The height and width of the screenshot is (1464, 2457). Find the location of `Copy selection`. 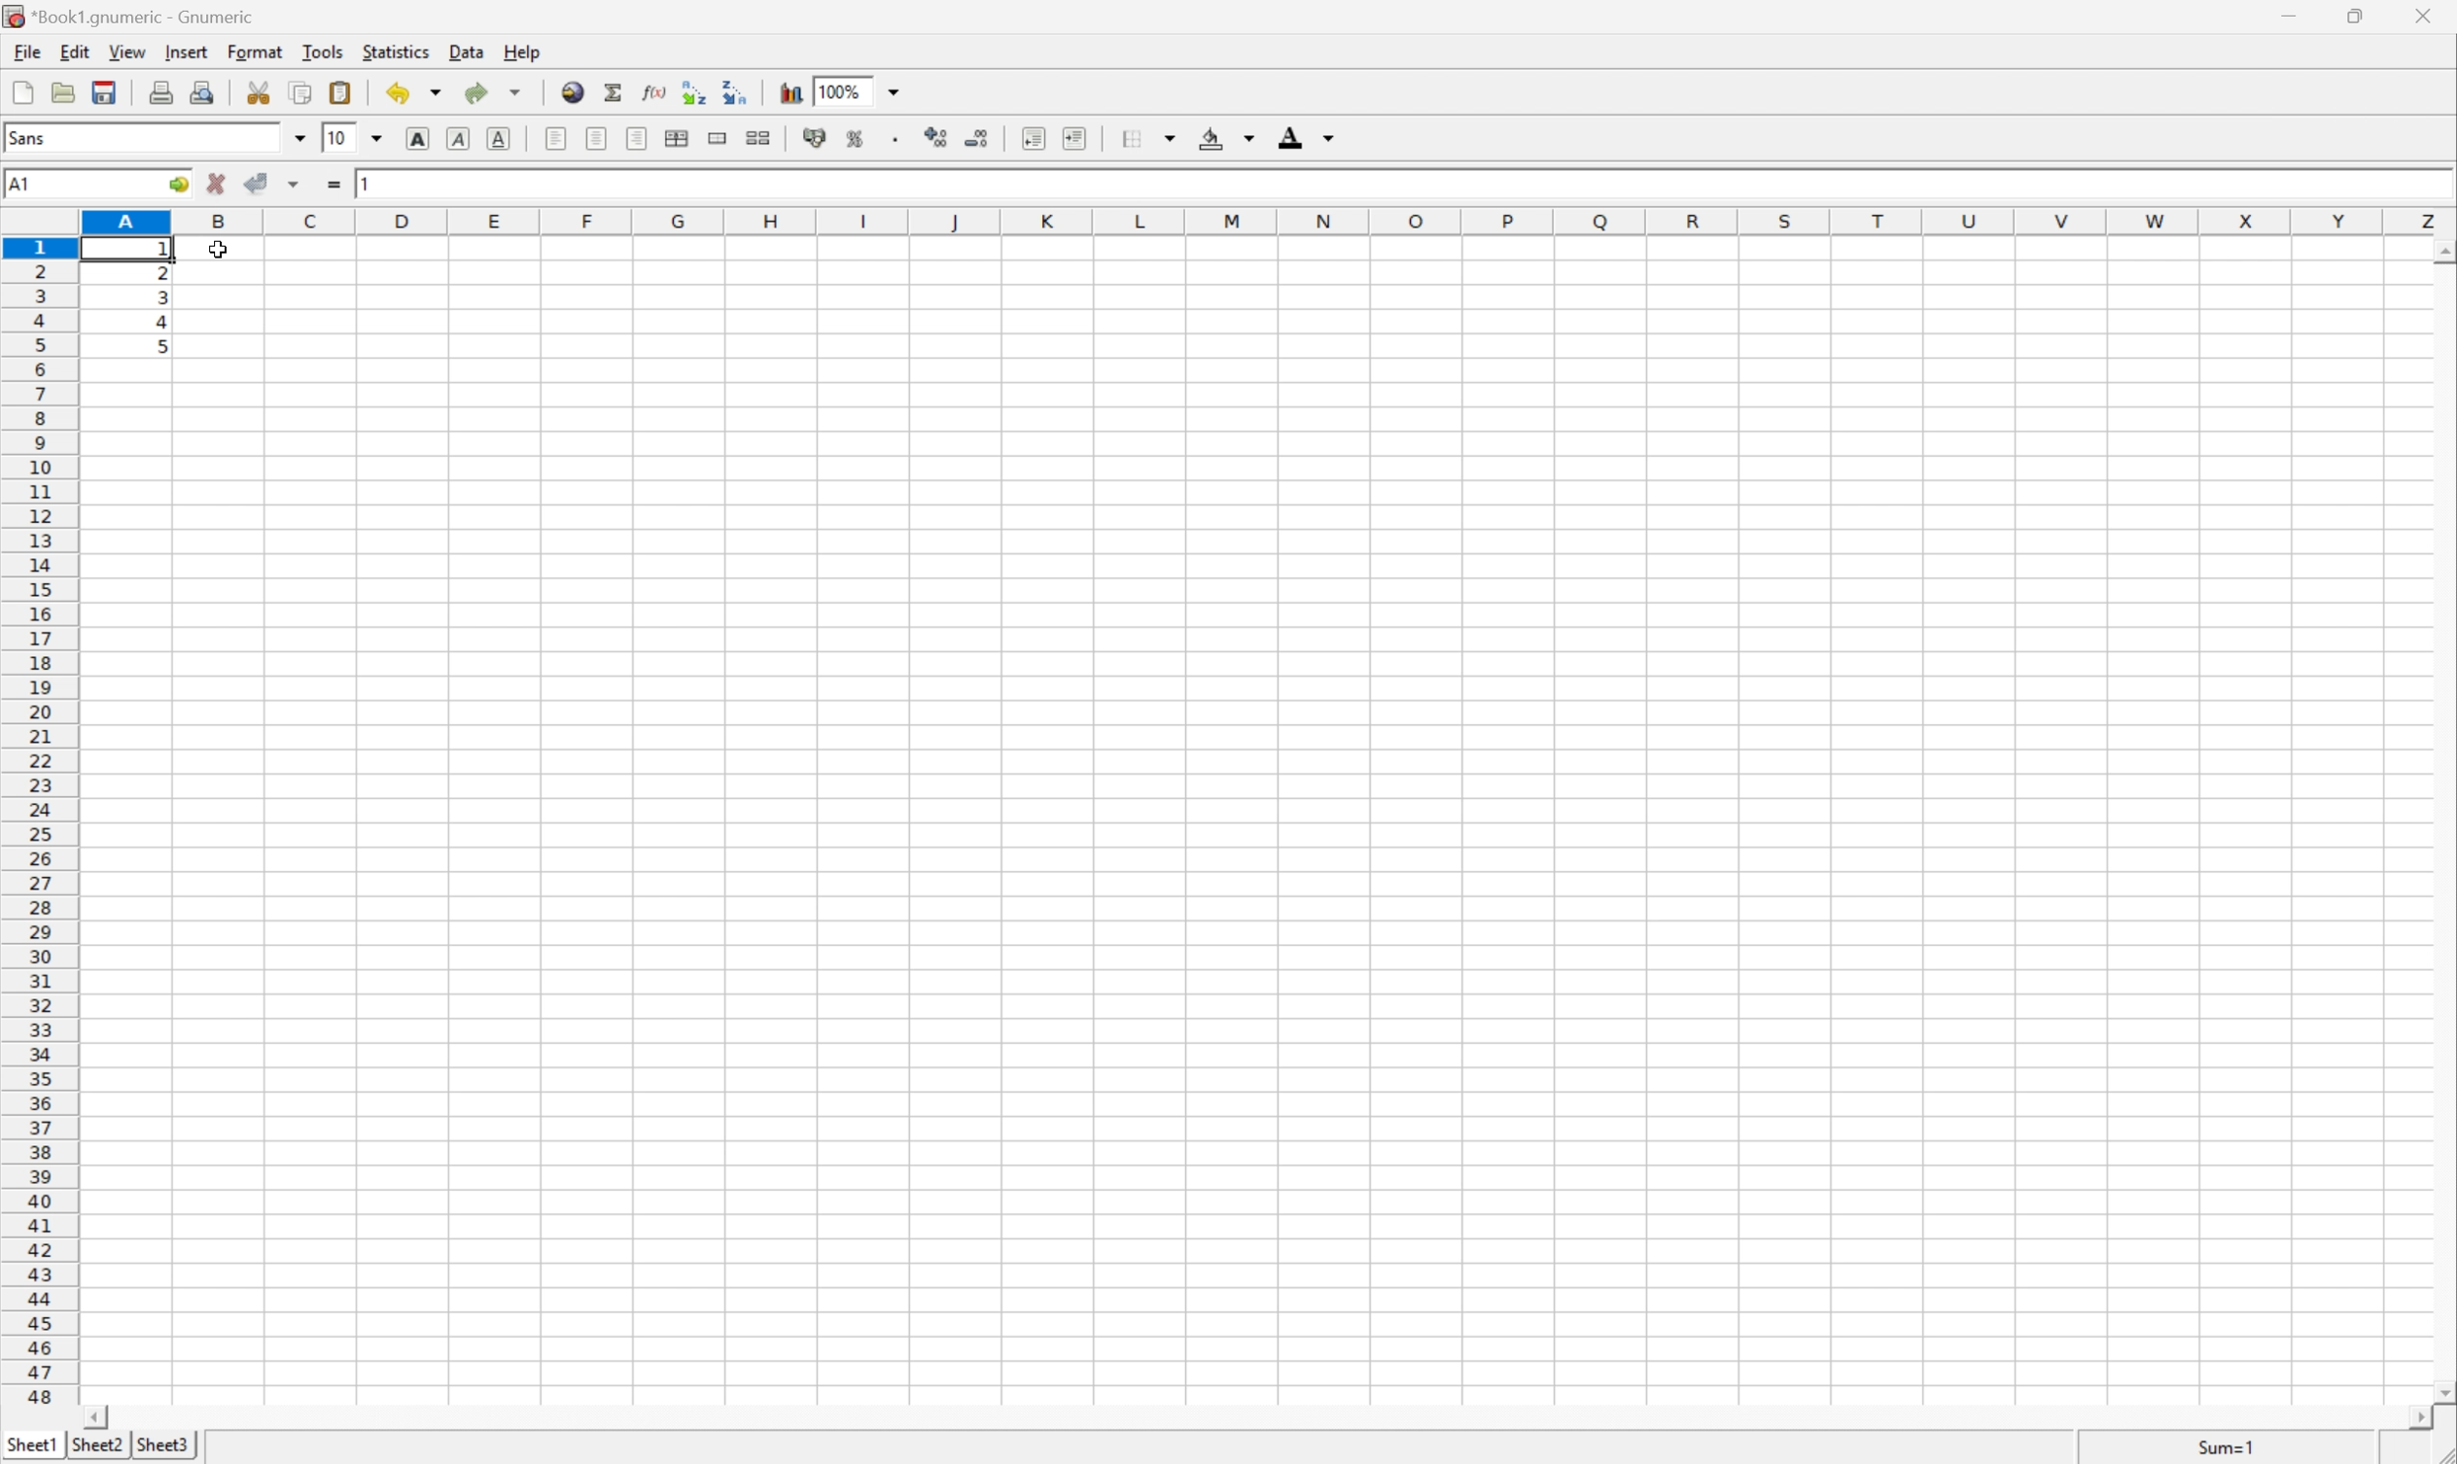

Copy selection is located at coordinates (300, 92).